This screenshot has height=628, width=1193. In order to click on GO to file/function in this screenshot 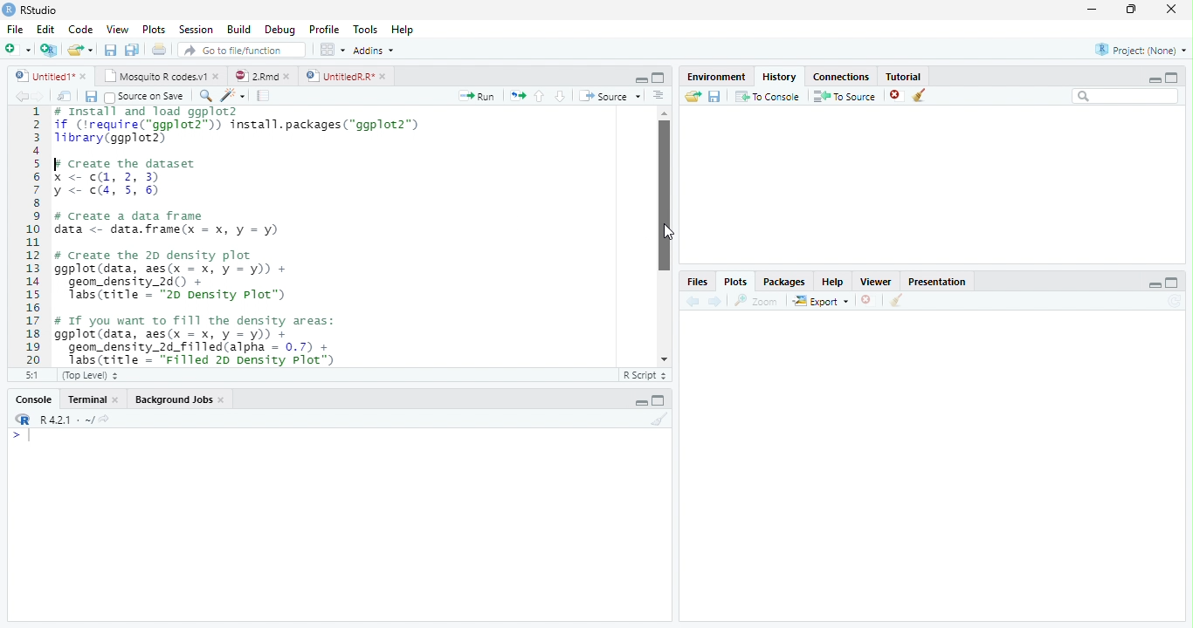, I will do `click(238, 50)`.